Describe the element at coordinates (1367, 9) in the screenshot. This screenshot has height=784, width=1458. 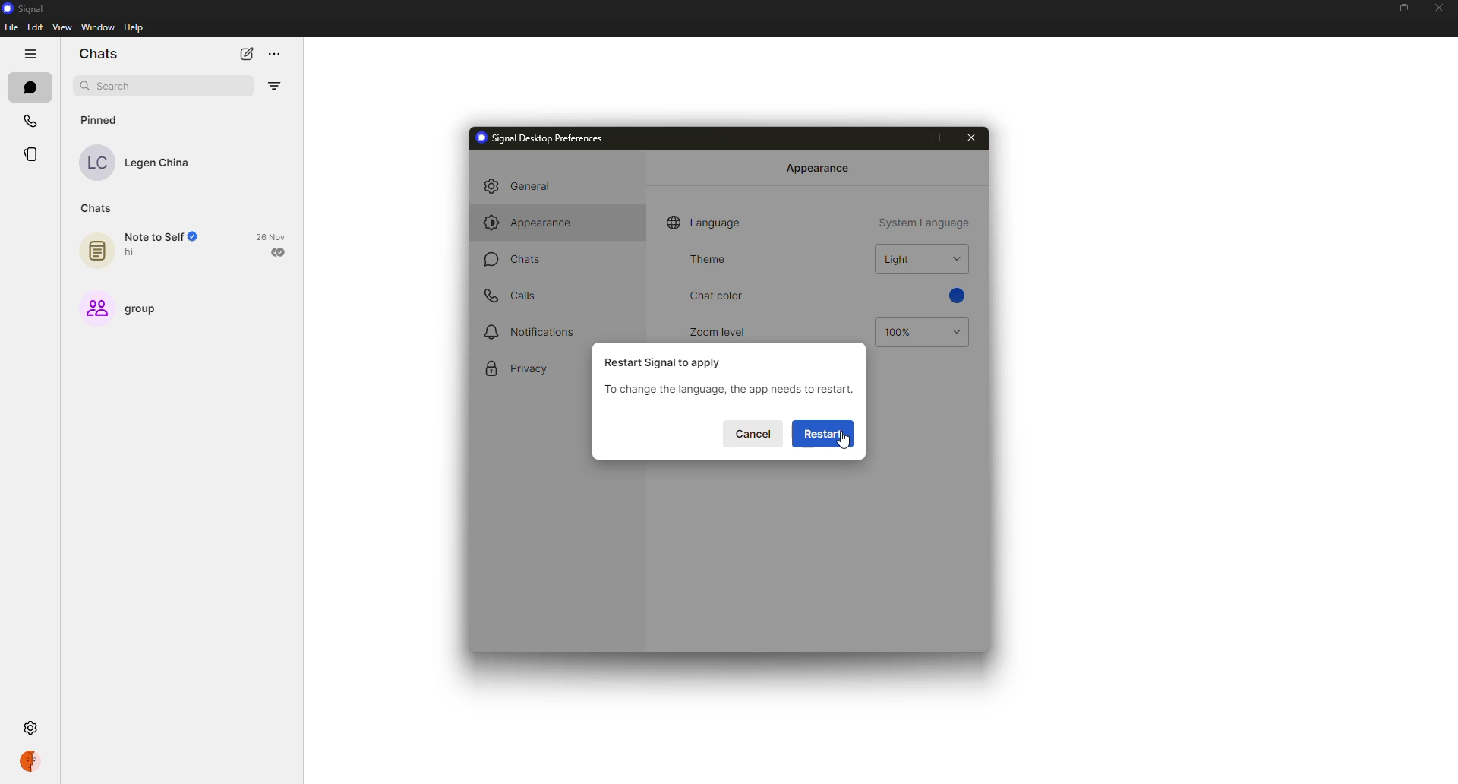
I see `minimize` at that location.